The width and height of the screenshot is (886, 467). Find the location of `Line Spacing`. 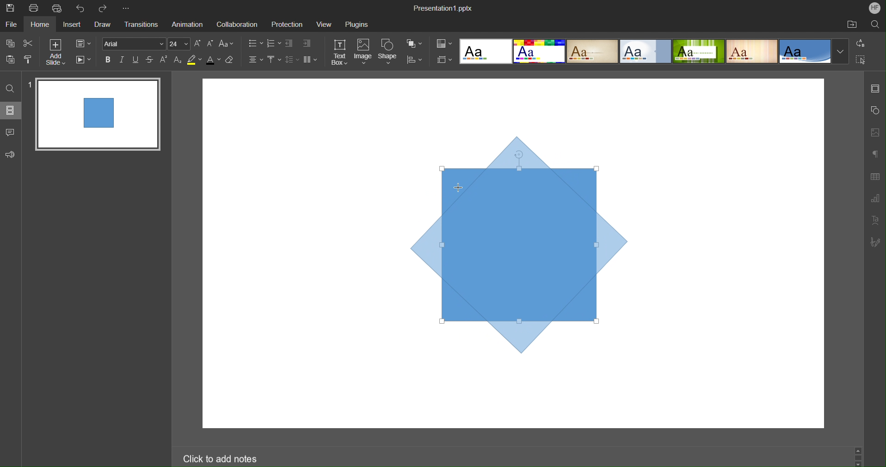

Line Spacing is located at coordinates (292, 59).